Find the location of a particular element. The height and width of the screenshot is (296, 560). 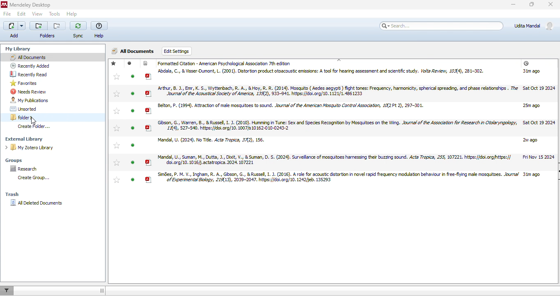

research articles is located at coordinates (349, 91).